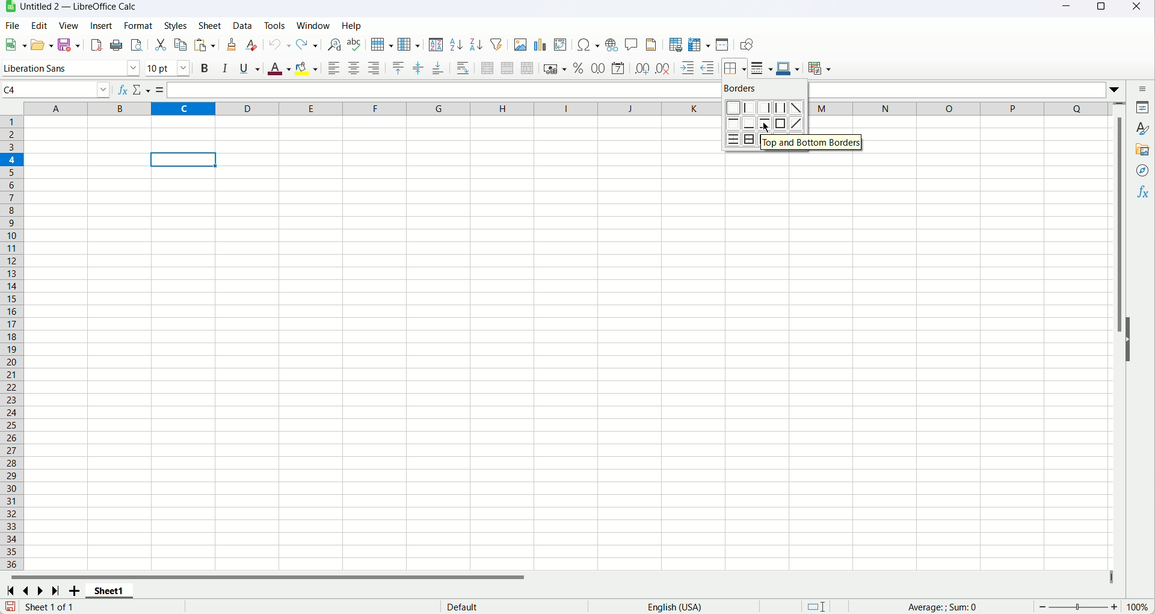 Image resolution: width=1155 pixels, height=614 pixels. Describe the element at coordinates (137, 45) in the screenshot. I see `Print preview` at that location.